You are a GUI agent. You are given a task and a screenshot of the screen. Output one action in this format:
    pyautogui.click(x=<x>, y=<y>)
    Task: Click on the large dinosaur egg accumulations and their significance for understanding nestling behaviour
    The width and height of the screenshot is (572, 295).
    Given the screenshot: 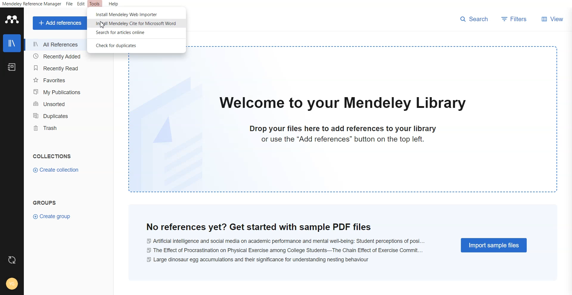 What is the action you would take?
    pyautogui.click(x=258, y=260)
    